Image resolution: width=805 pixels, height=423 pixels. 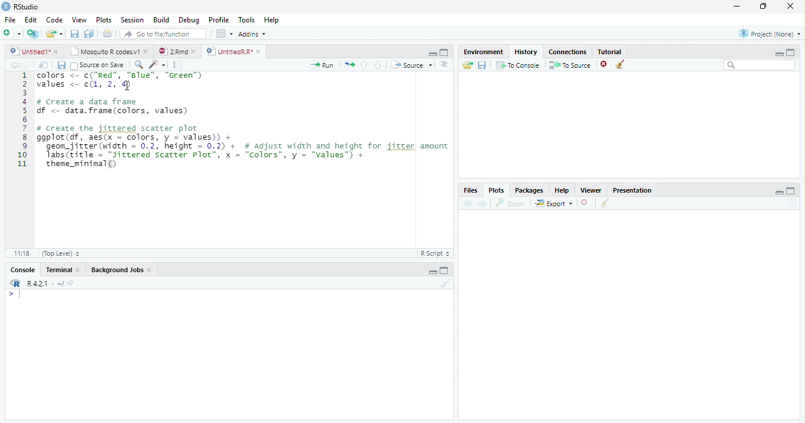 What do you see at coordinates (178, 65) in the screenshot?
I see `Compile Report` at bounding box center [178, 65].